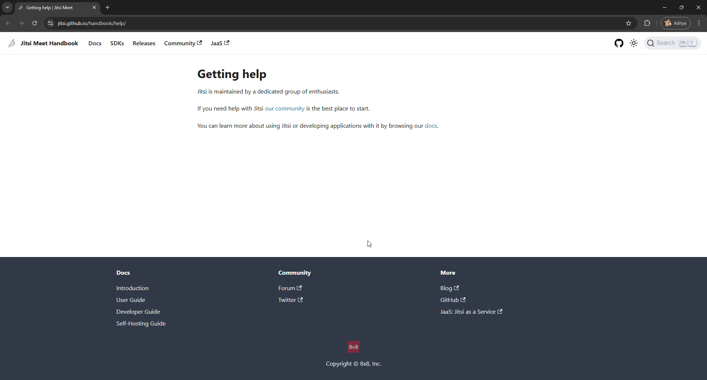  I want to click on Jitsi is maintained by a dedicated group of enthusiasts., so click(263, 92).